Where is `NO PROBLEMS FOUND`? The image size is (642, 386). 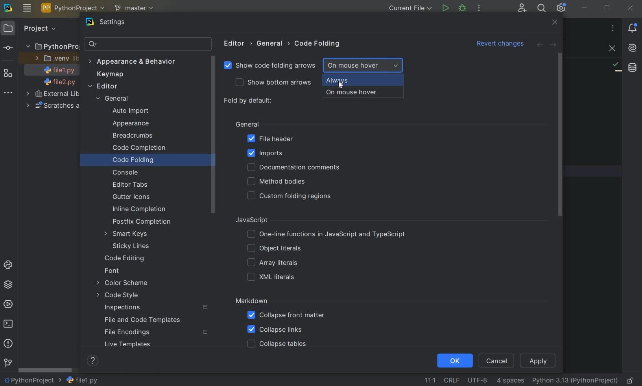 NO PROBLEMS FOUND is located at coordinates (616, 67).